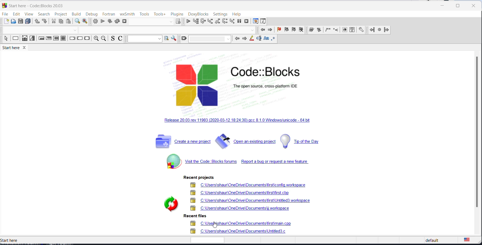 The height and width of the screenshot is (245, 482). Describe the element at coordinates (233, 21) in the screenshot. I see `STEP INTO INSTRUCTION` at that location.